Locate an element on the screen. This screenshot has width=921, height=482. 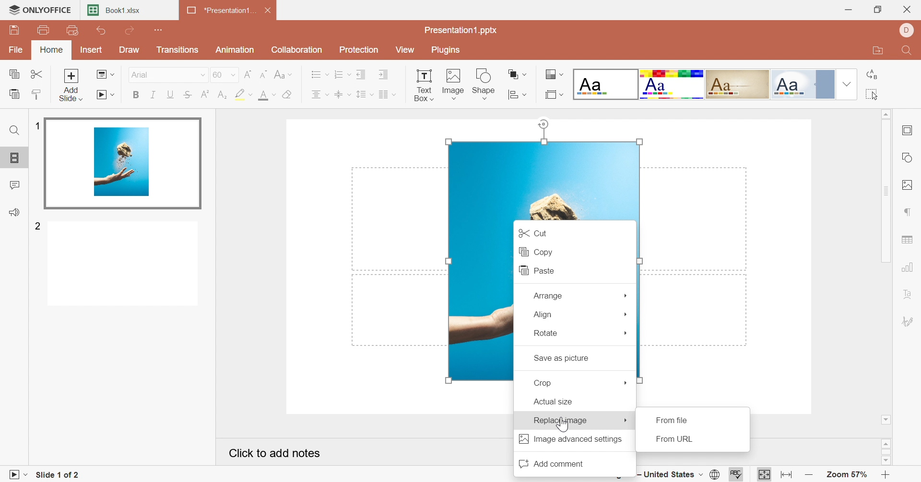
Drop Down is located at coordinates (626, 294).